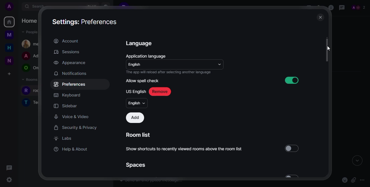 Image resolution: width=370 pixels, height=187 pixels. Describe the element at coordinates (135, 118) in the screenshot. I see `add` at that location.